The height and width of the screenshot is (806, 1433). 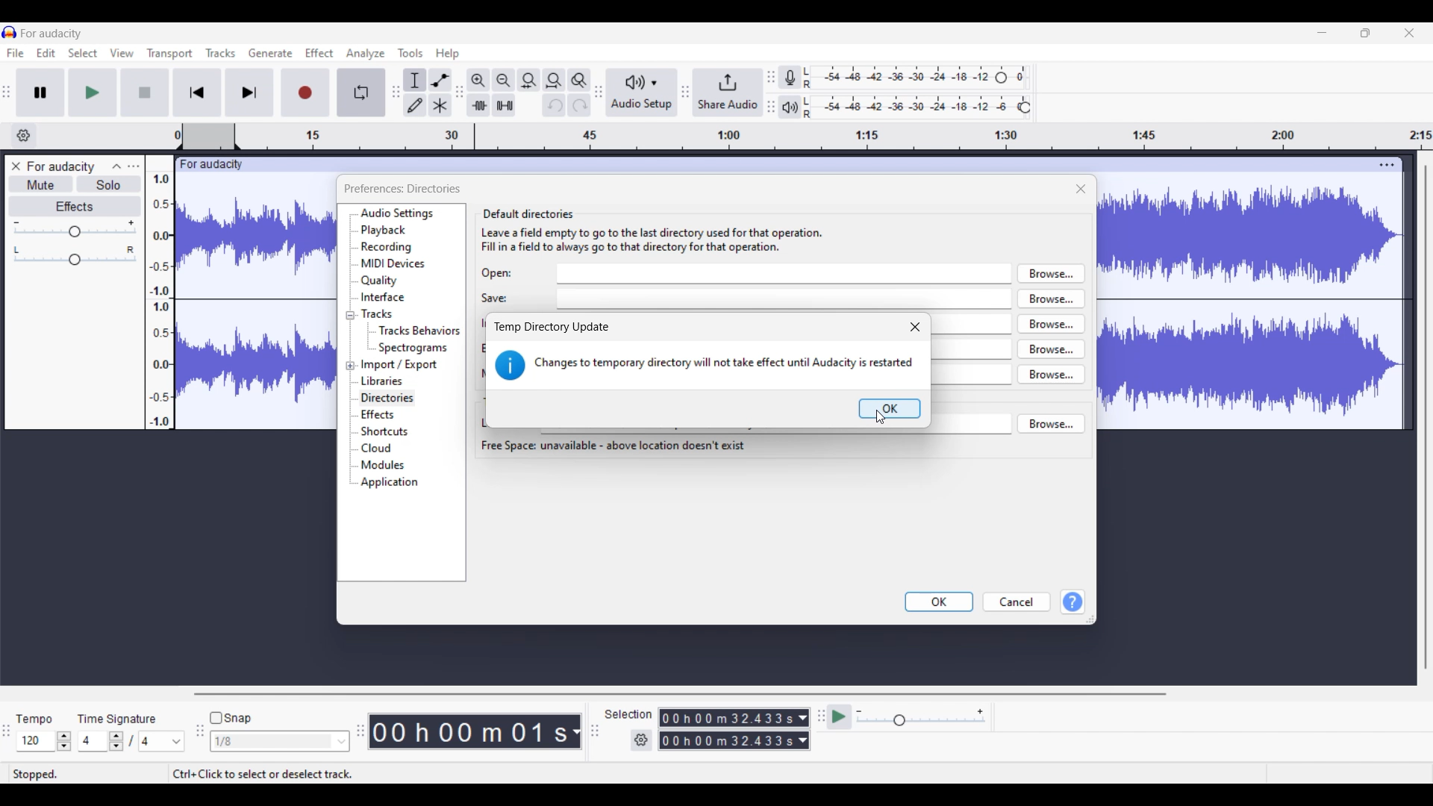 What do you see at coordinates (16, 53) in the screenshot?
I see `File menu` at bounding box center [16, 53].